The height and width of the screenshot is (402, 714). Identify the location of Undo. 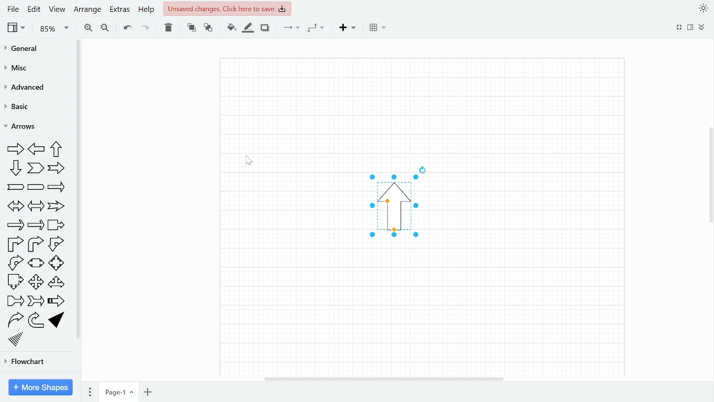
(126, 28).